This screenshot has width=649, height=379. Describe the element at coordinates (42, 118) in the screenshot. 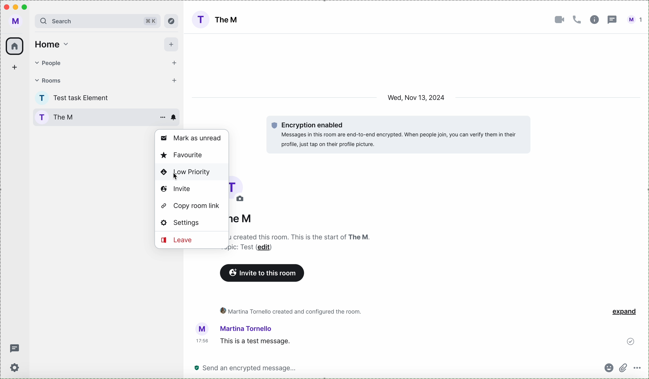

I see `profile` at that location.